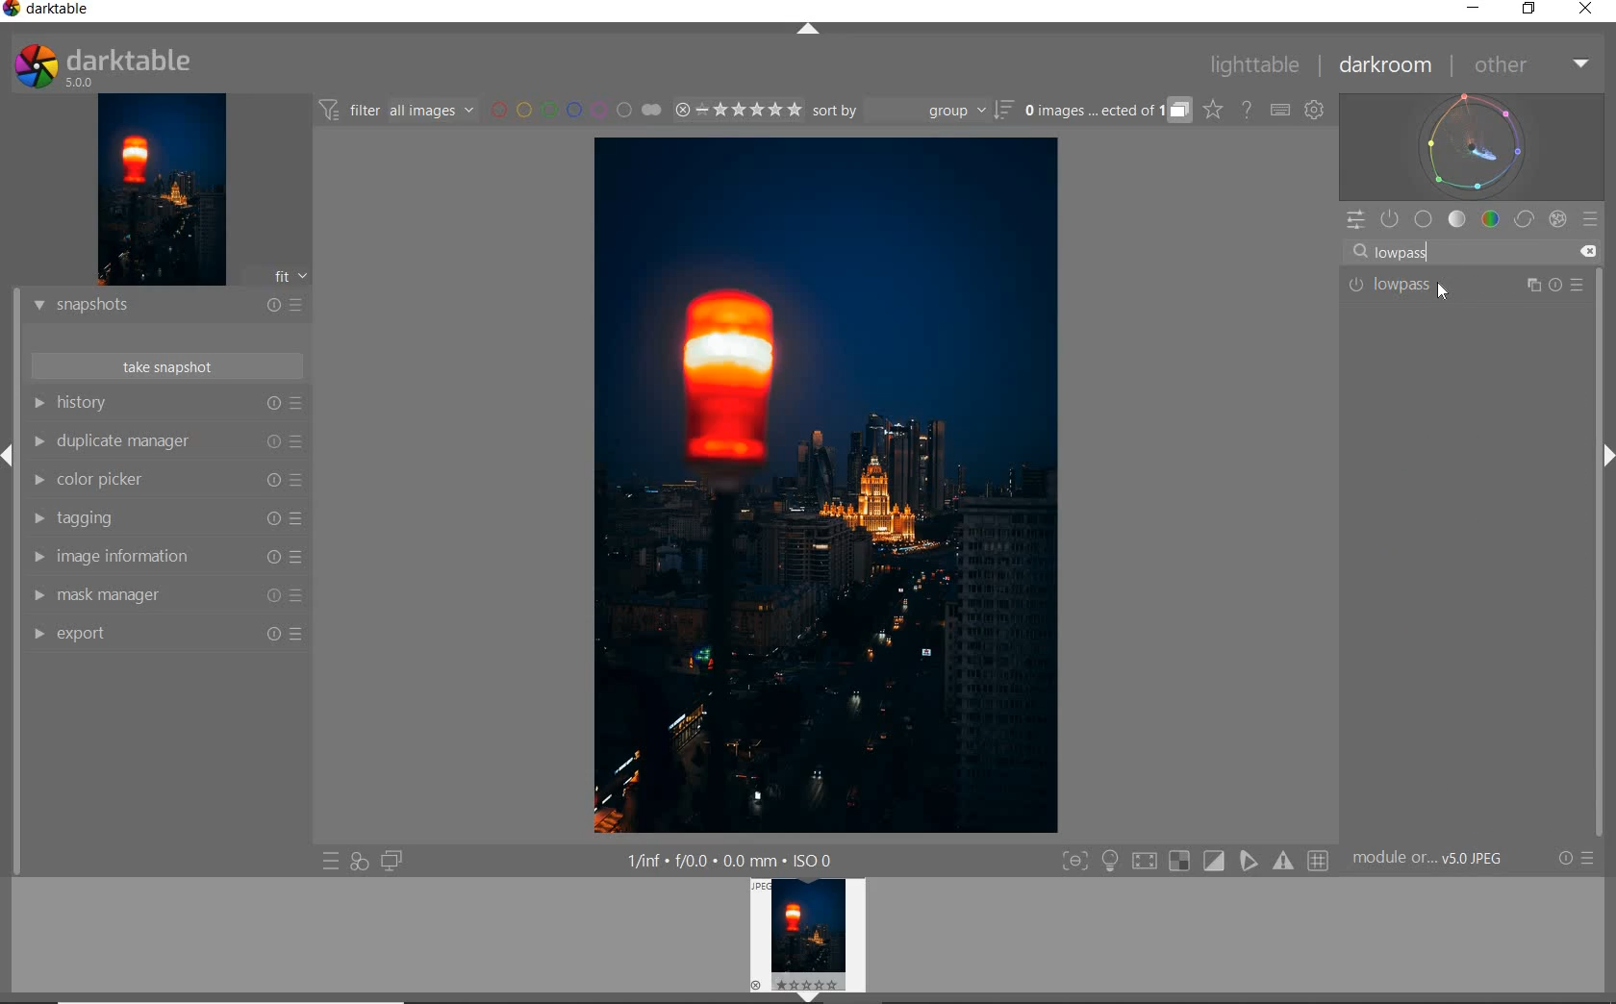 The width and height of the screenshot is (1616, 1004). What do you see at coordinates (1196, 861) in the screenshot?
I see `TOGGLE MODES` at bounding box center [1196, 861].